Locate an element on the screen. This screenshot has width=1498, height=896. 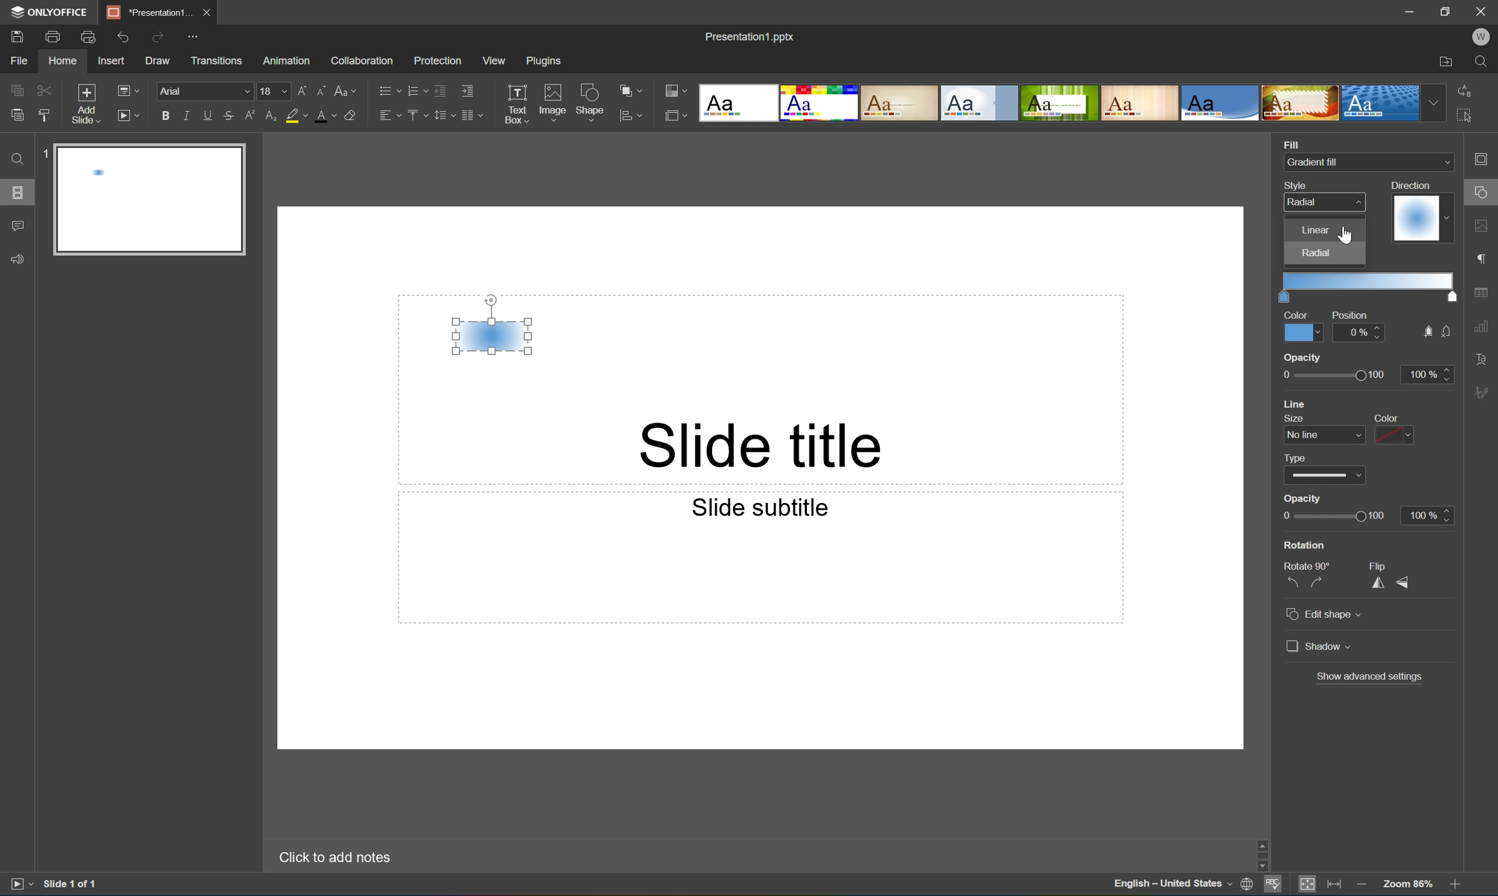
Customize quick access toolbar is located at coordinates (197, 35).